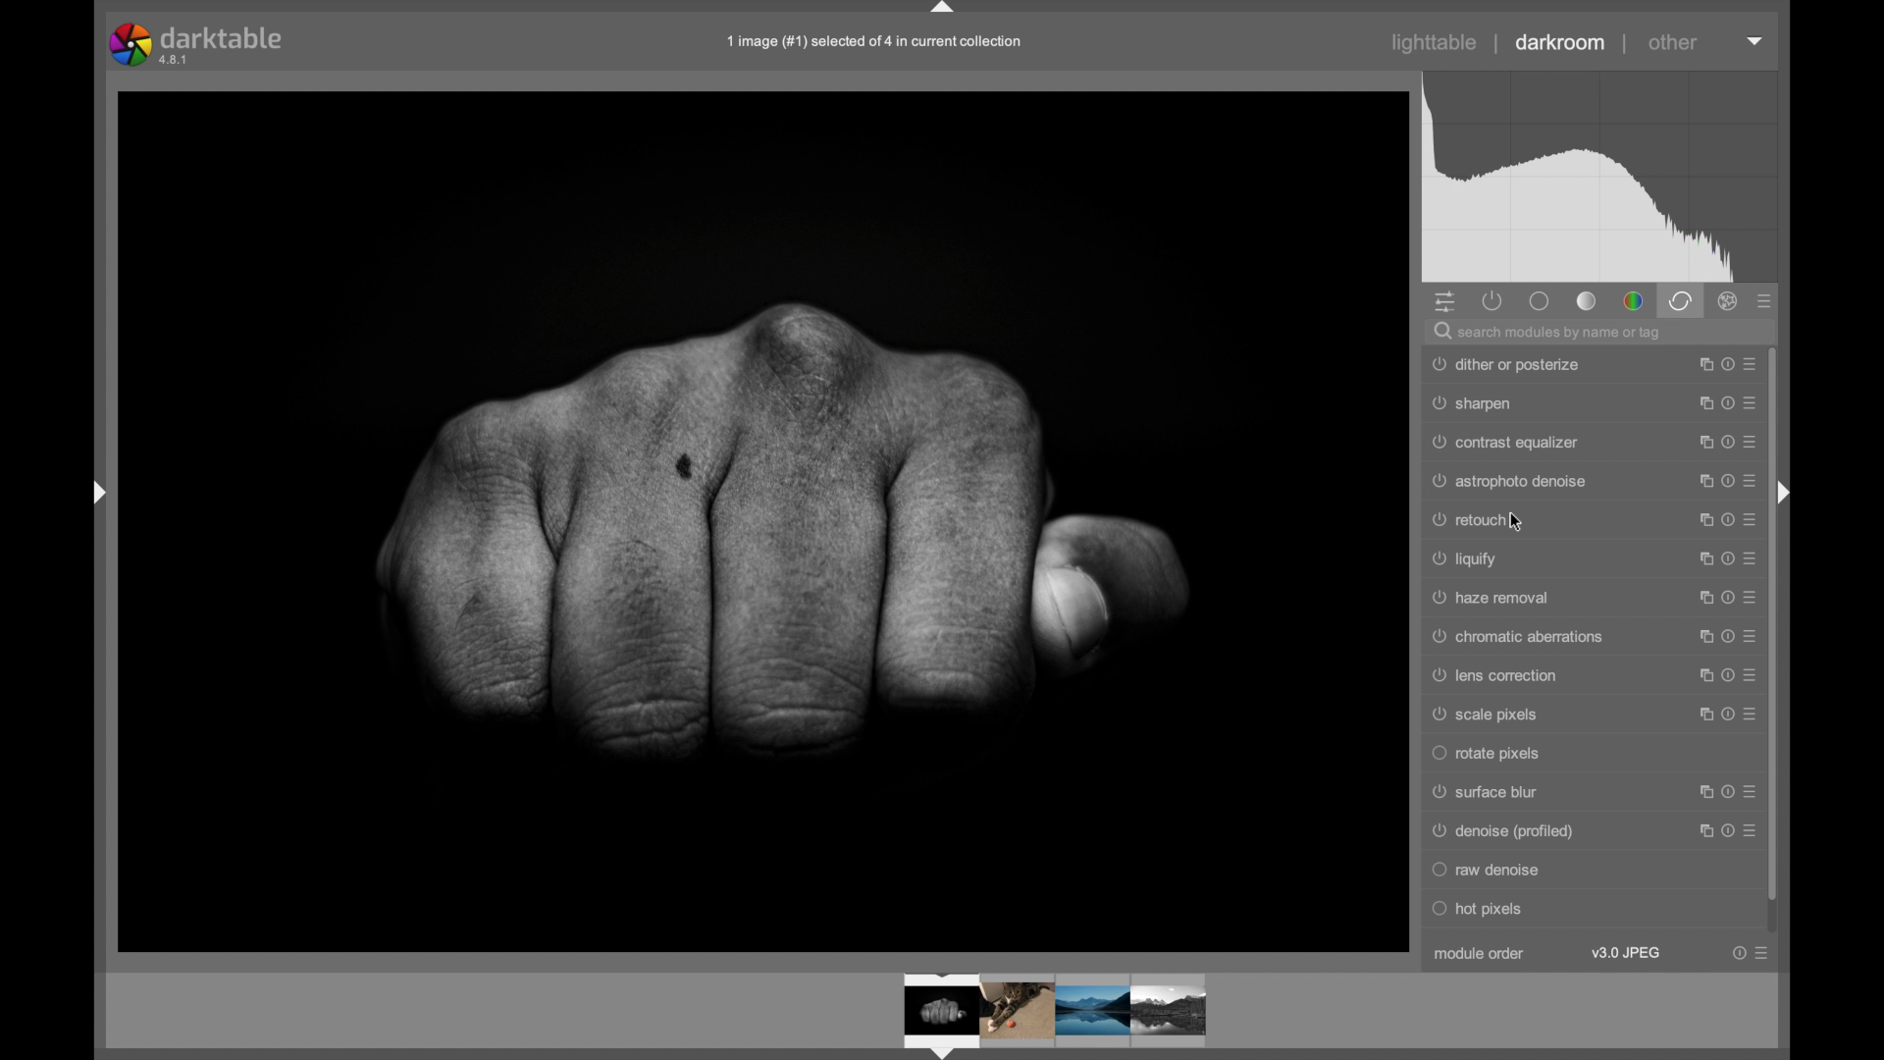 Image resolution: width=1884 pixels, height=1060 pixels. What do you see at coordinates (1472, 519) in the screenshot?
I see `retouch` at bounding box center [1472, 519].